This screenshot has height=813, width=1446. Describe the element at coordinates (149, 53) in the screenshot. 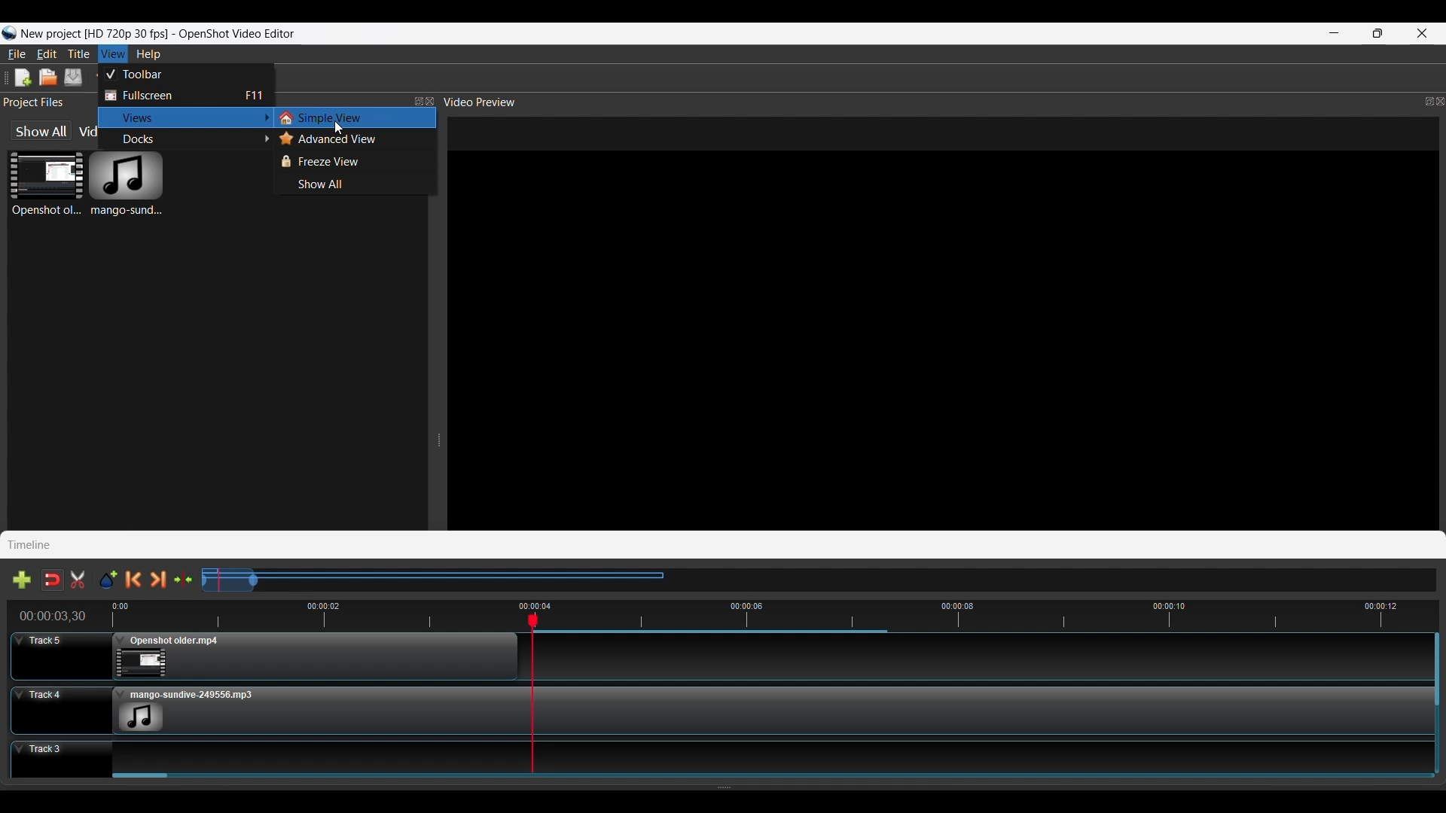

I see `Help` at that location.